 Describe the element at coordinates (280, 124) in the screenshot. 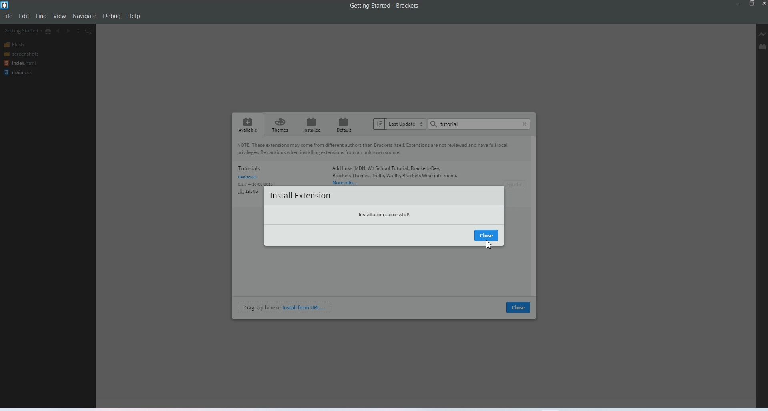

I see `Theme` at that location.